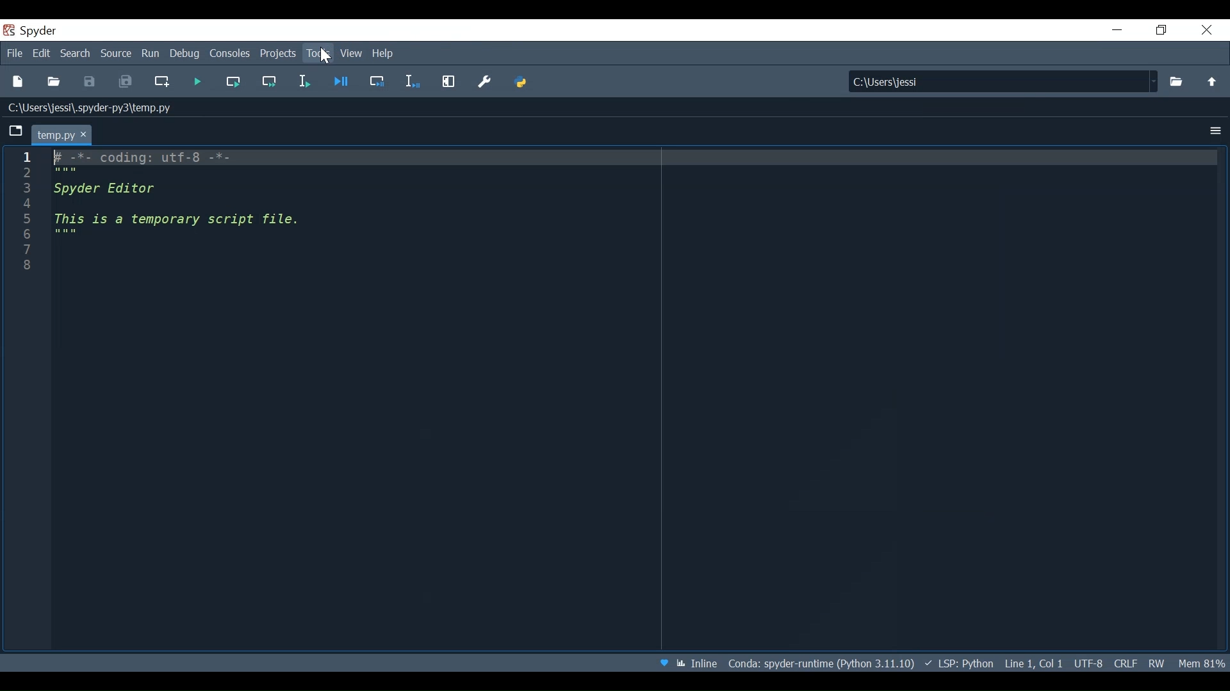 The image size is (1230, 691). Describe the element at coordinates (639, 401) in the screenshot. I see `# -*- coding: utf-8 -*- """ Spyder Editor  This is a temporary script file. """` at that location.